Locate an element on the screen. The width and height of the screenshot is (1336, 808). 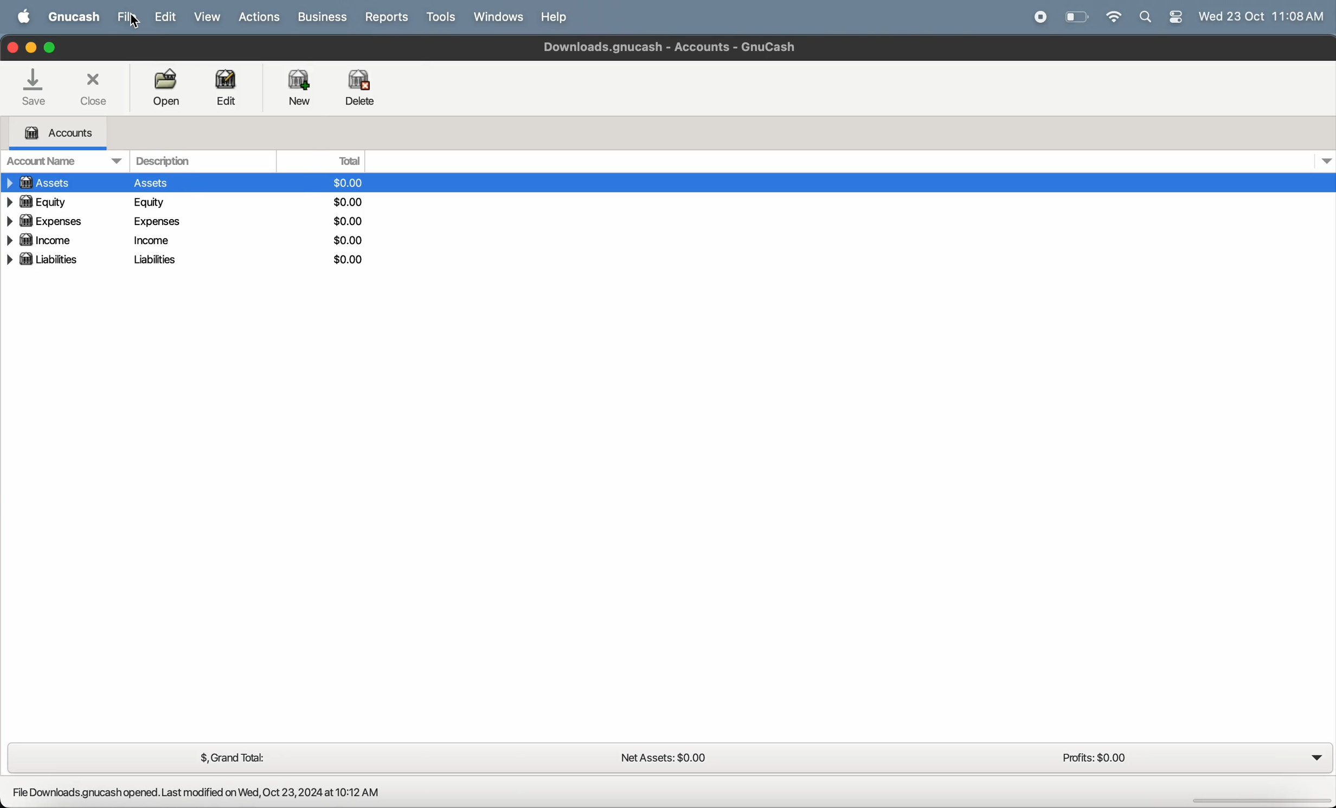
new is located at coordinates (294, 87).